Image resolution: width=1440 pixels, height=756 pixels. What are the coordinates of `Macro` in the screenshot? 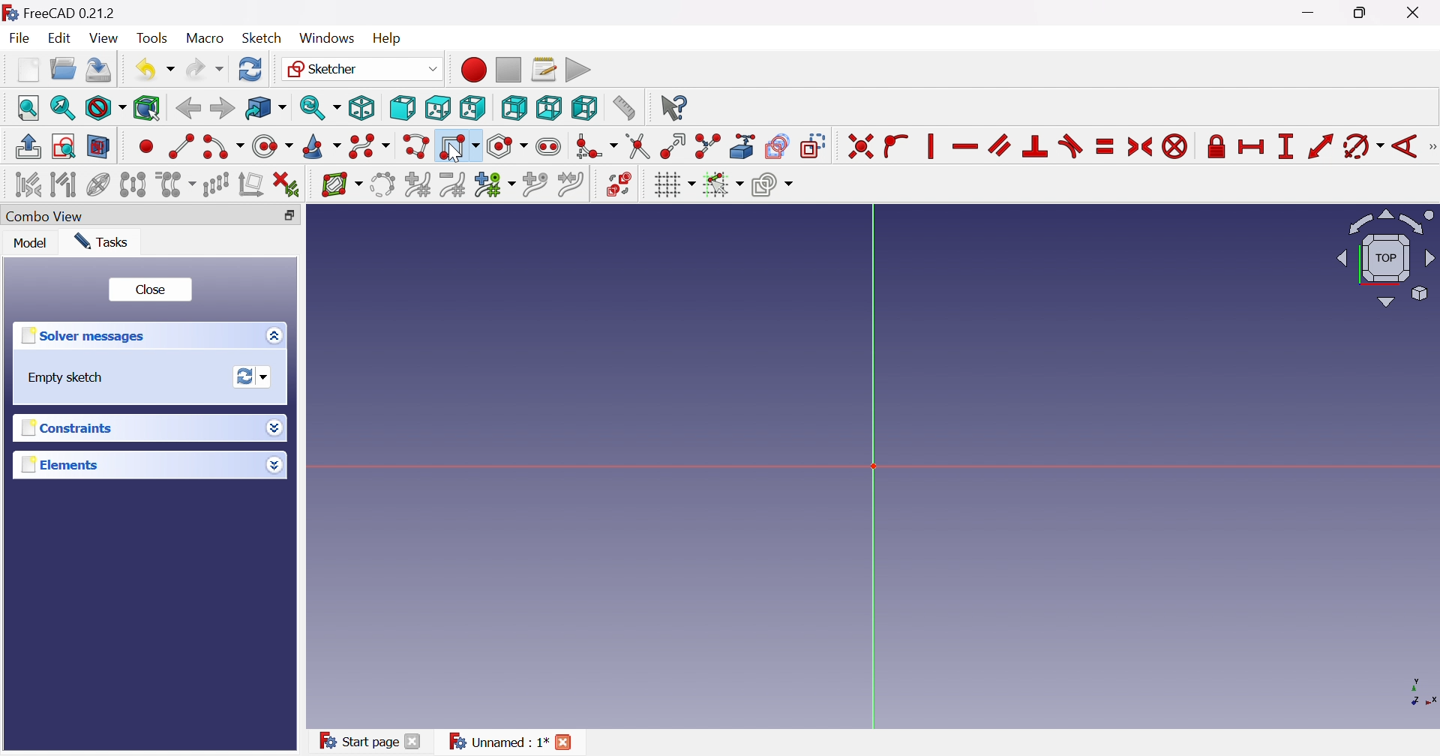 It's located at (203, 38).